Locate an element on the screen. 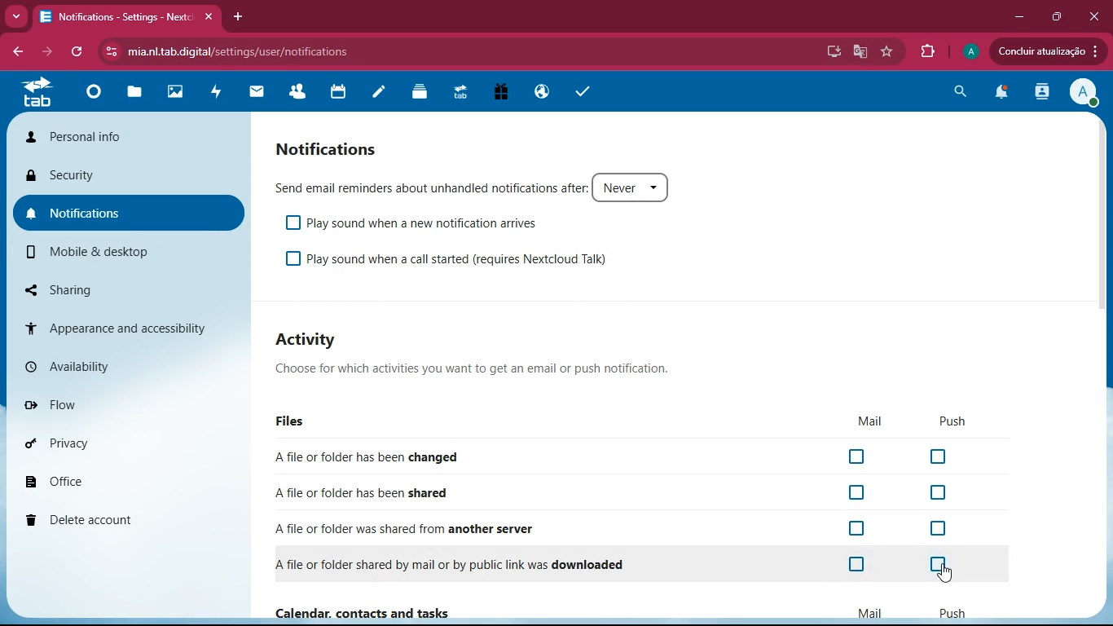 This screenshot has width=1113, height=626. mail is located at coordinates (254, 95).